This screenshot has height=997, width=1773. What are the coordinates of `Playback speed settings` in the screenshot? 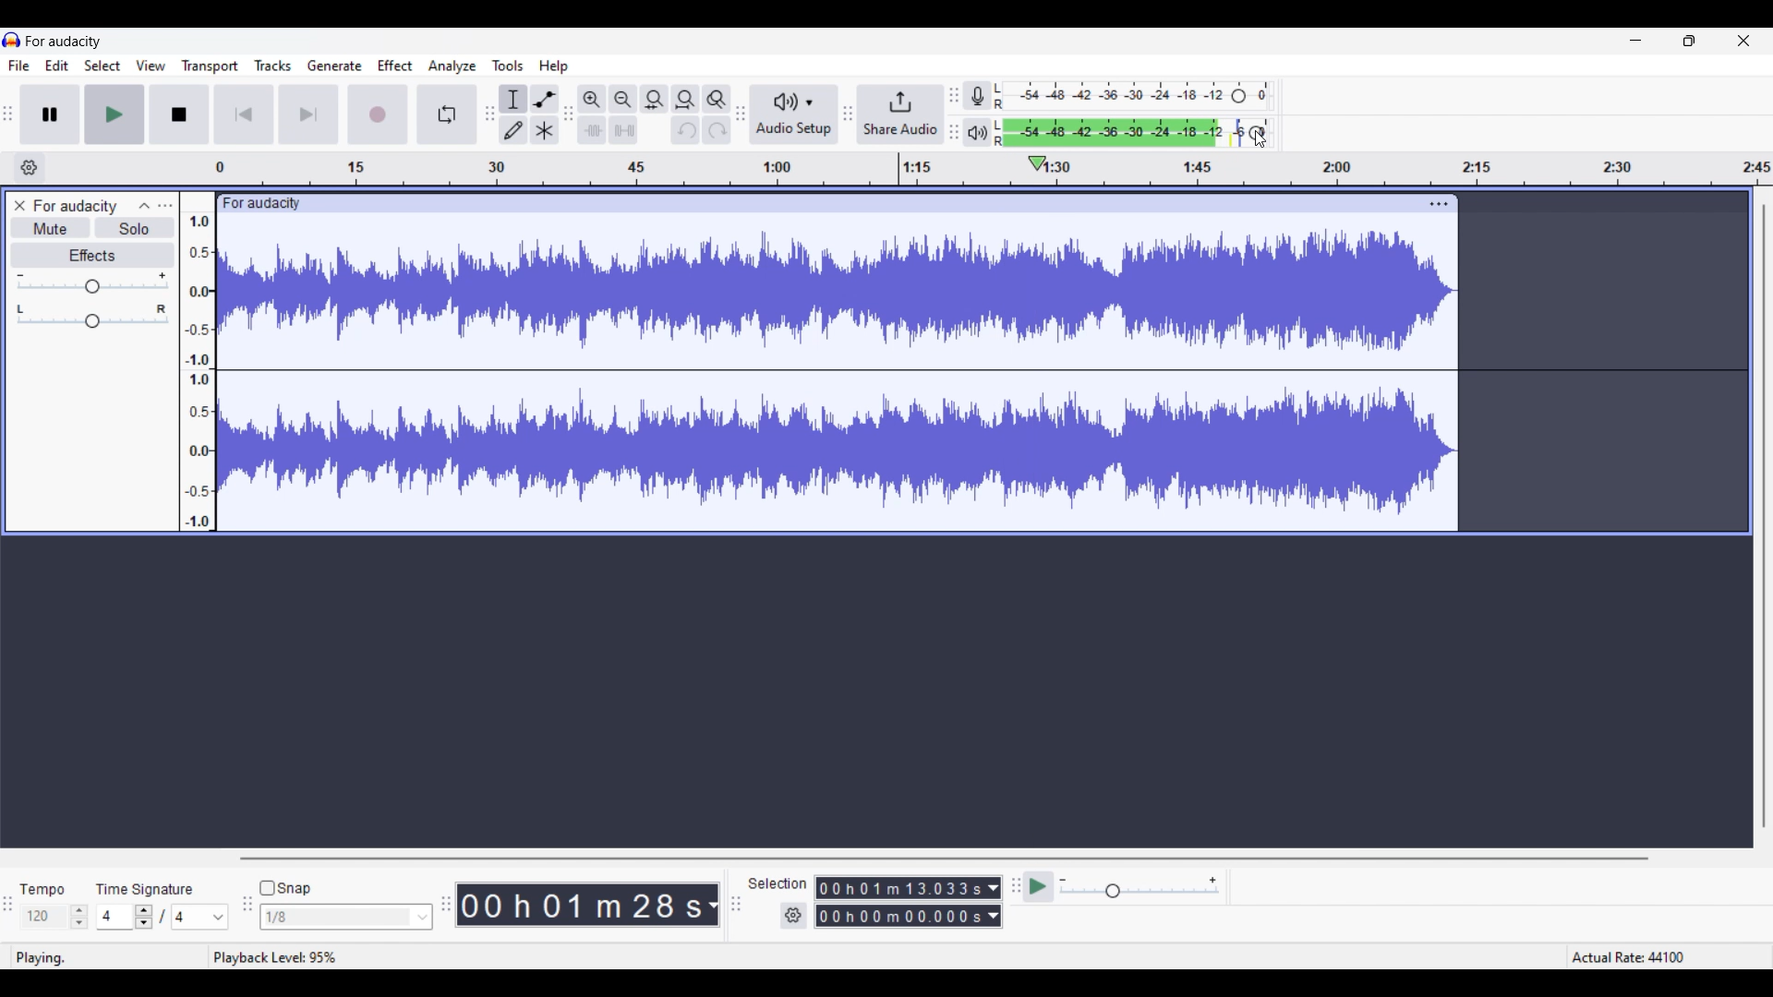 It's located at (1141, 887).